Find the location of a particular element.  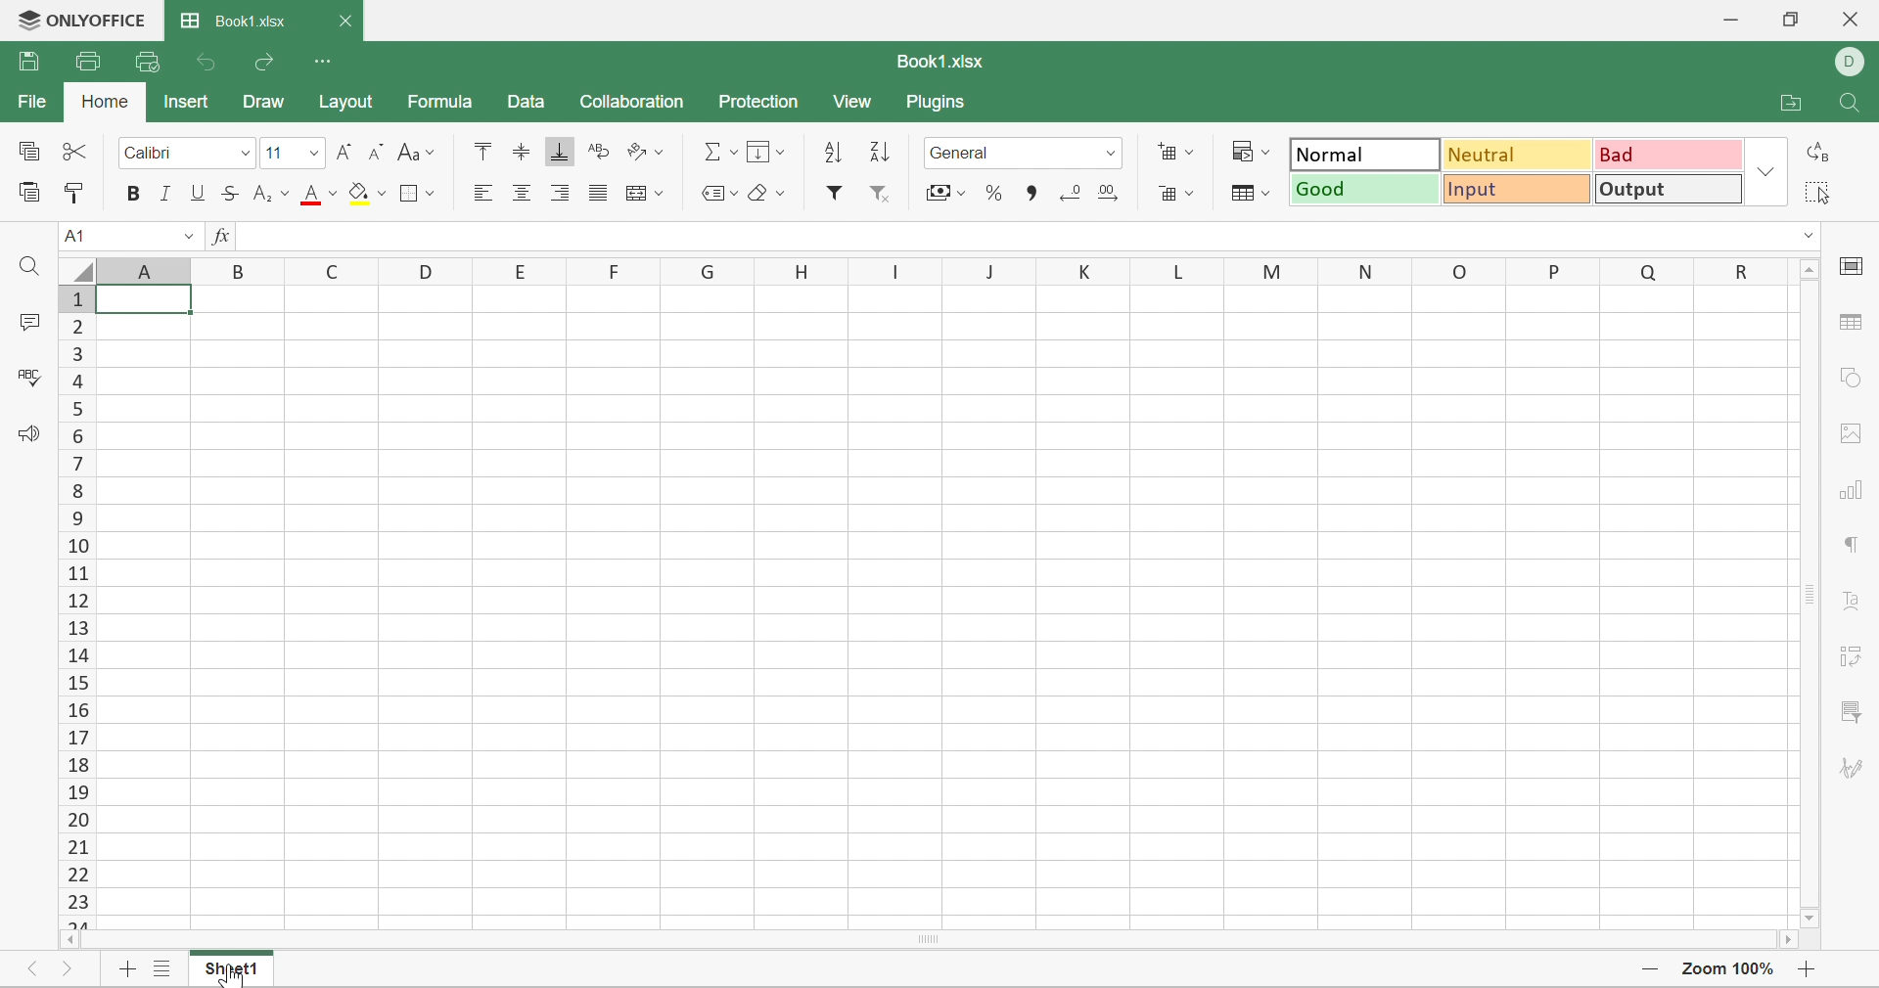

Restore down is located at coordinates (1792, 19).